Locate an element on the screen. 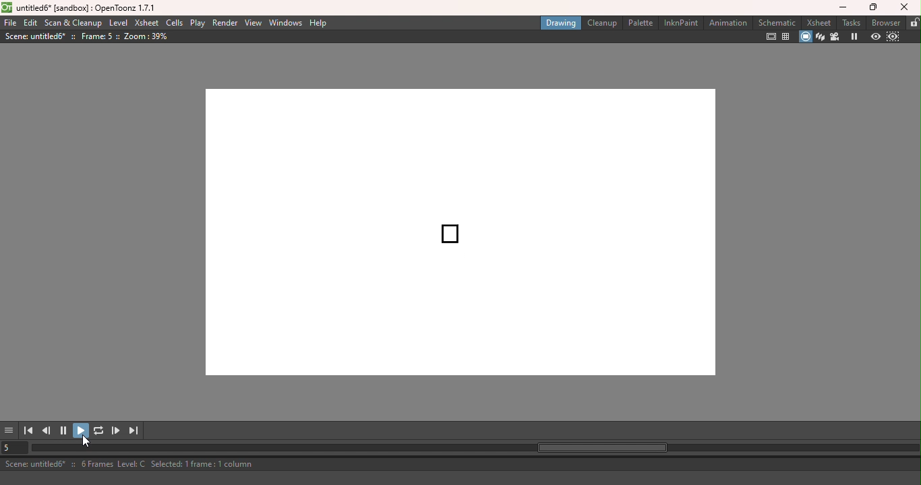 The height and width of the screenshot is (485, 921). Animation is located at coordinates (730, 24).